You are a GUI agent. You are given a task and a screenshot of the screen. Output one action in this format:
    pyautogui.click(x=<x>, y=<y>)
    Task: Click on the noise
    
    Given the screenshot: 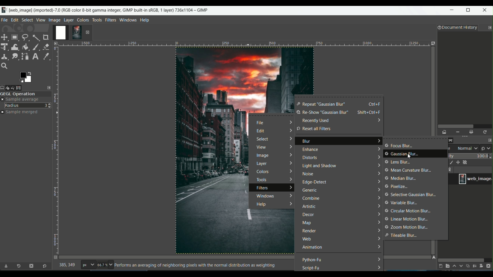 What is the action you would take?
    pyautogui.click(x=308, y=174)
    